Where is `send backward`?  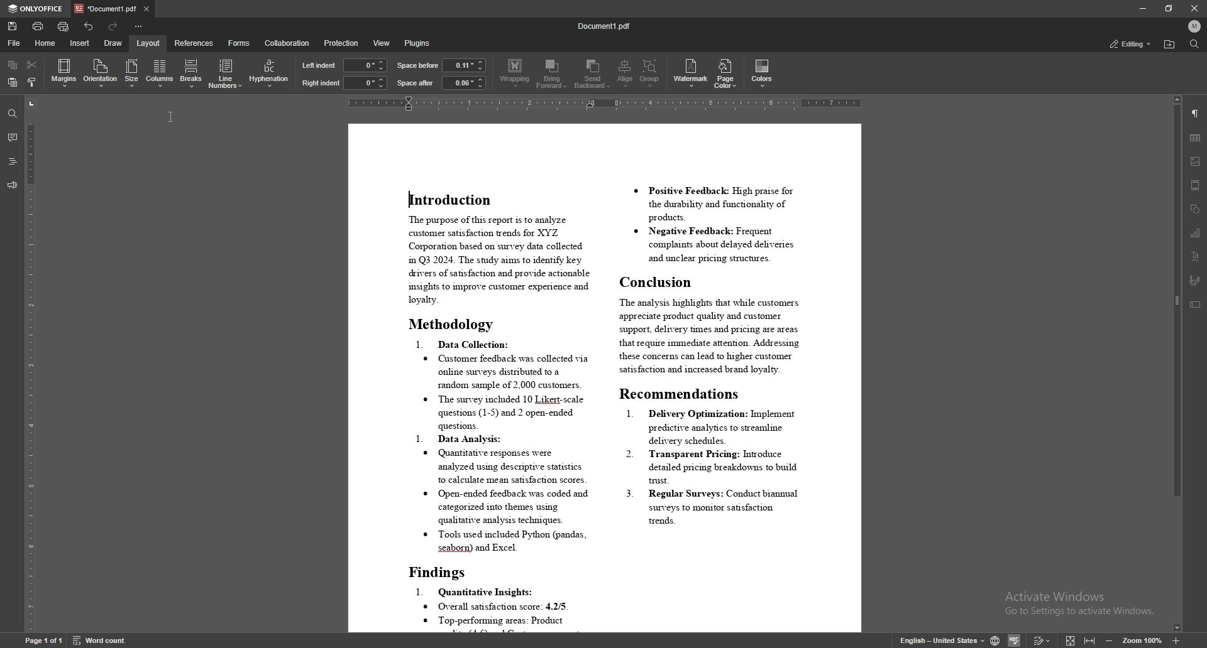
send backward is located at coordinates (593, 74).